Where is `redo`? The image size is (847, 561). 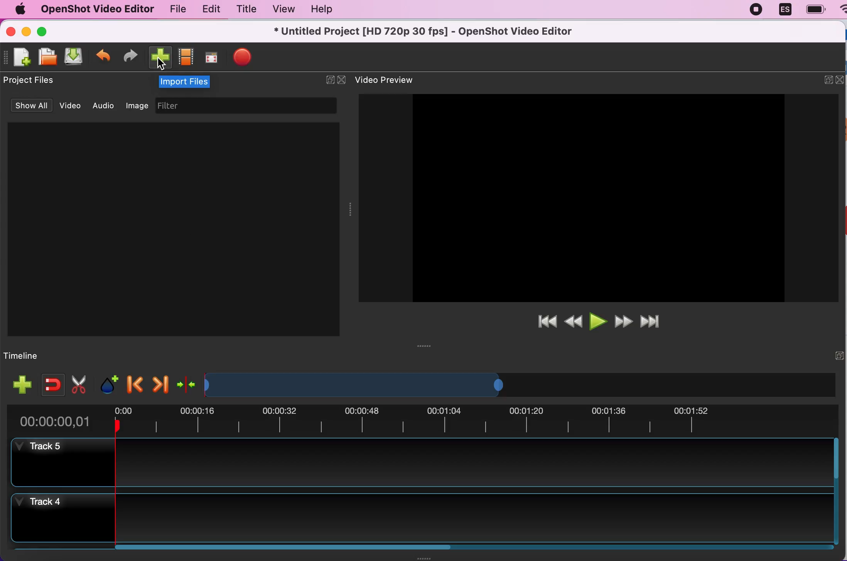 redo is located at coordinates (131, 57).